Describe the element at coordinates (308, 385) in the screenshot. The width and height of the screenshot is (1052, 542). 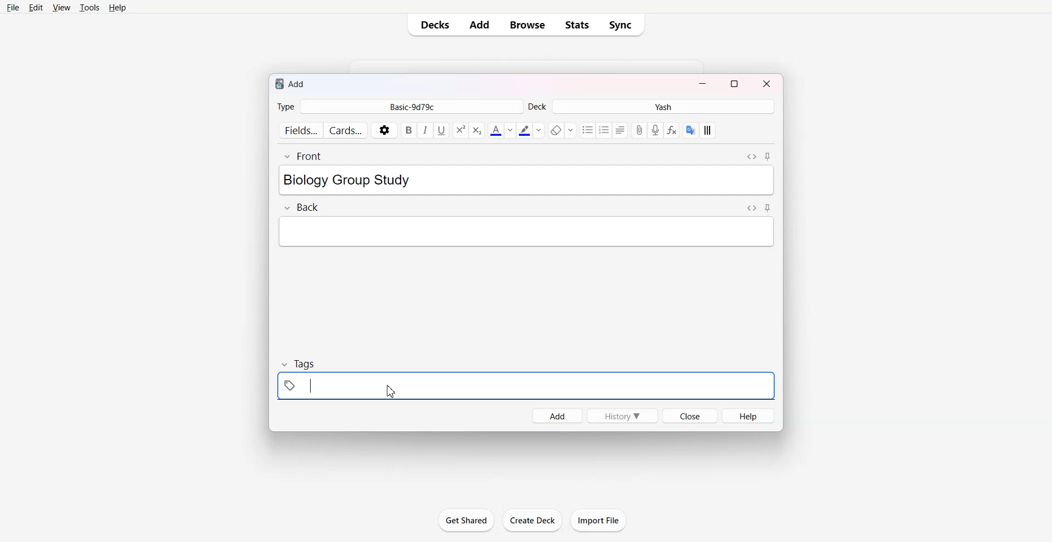
I see `text cursor` at that location.